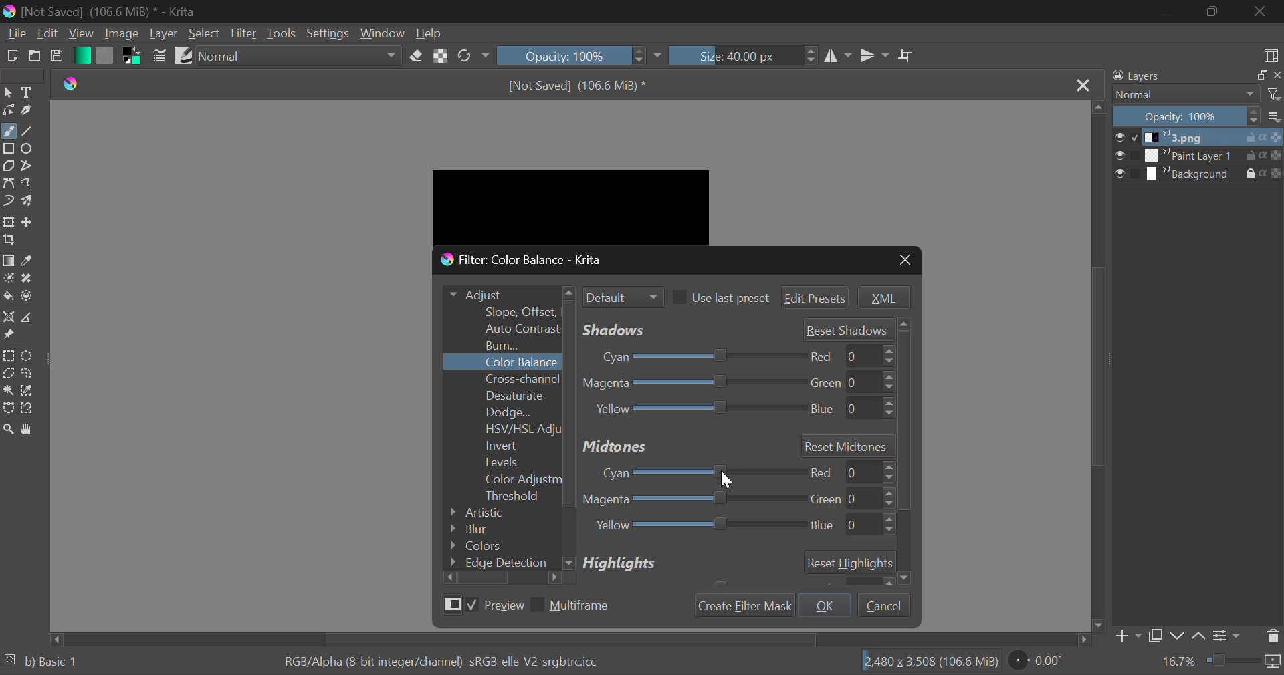  What do you see at coordinates (502, 577) in the screenshot?
I see `Scroll Bar` at bounding box center [502, 577].